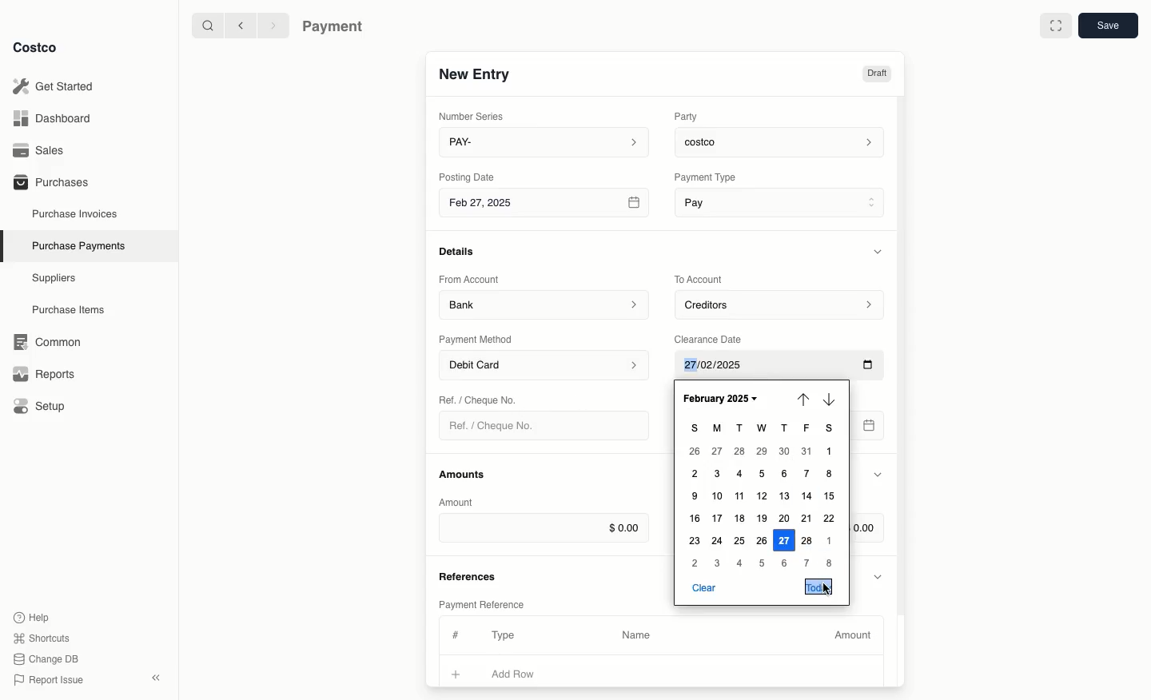  Describe the element at coordinates (480, 603) in the screenshot. I see `Payment Reference` at that location.